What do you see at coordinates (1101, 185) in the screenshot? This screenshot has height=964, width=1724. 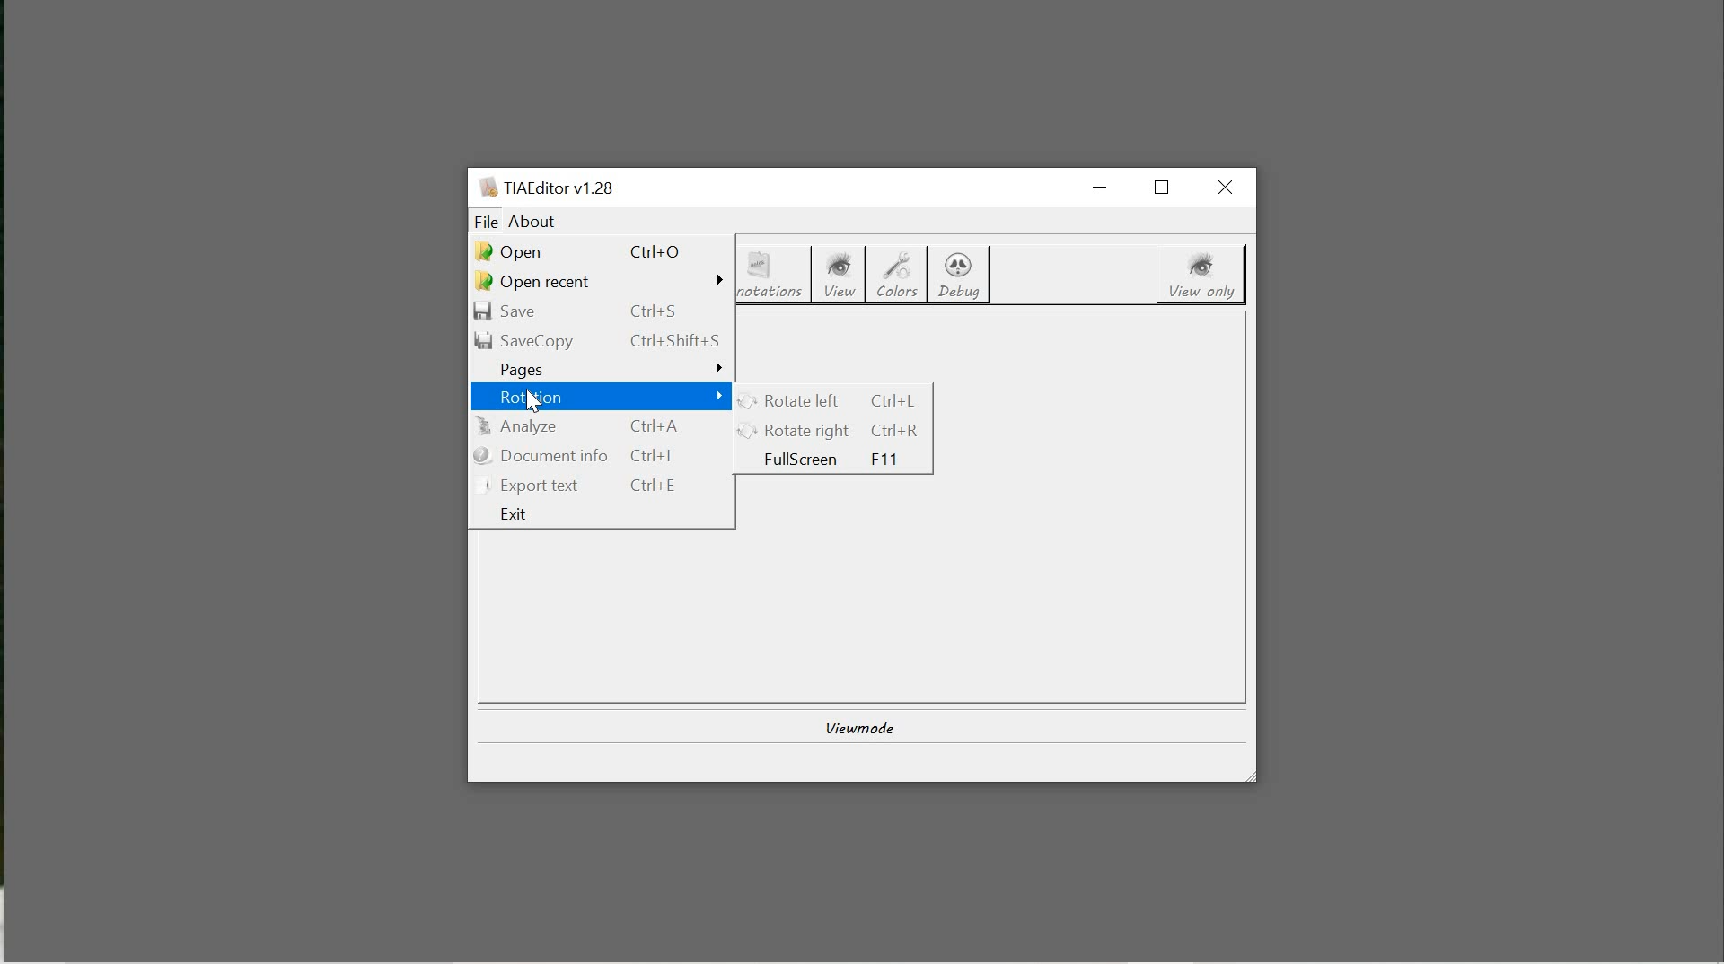 I see `` at bounding box center [1101, 185].